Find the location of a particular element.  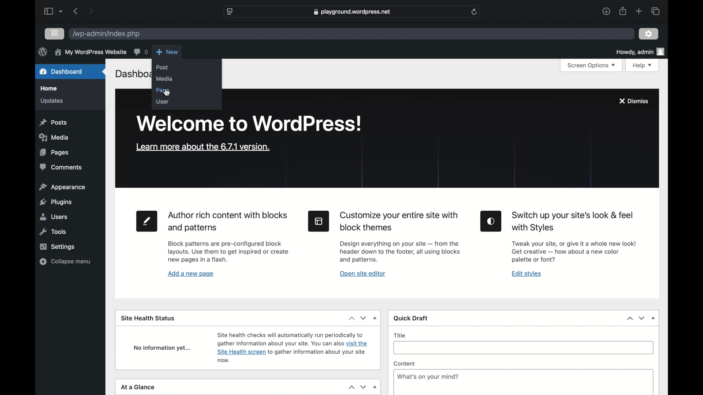

open site editor is located at coordinates (362, 274).